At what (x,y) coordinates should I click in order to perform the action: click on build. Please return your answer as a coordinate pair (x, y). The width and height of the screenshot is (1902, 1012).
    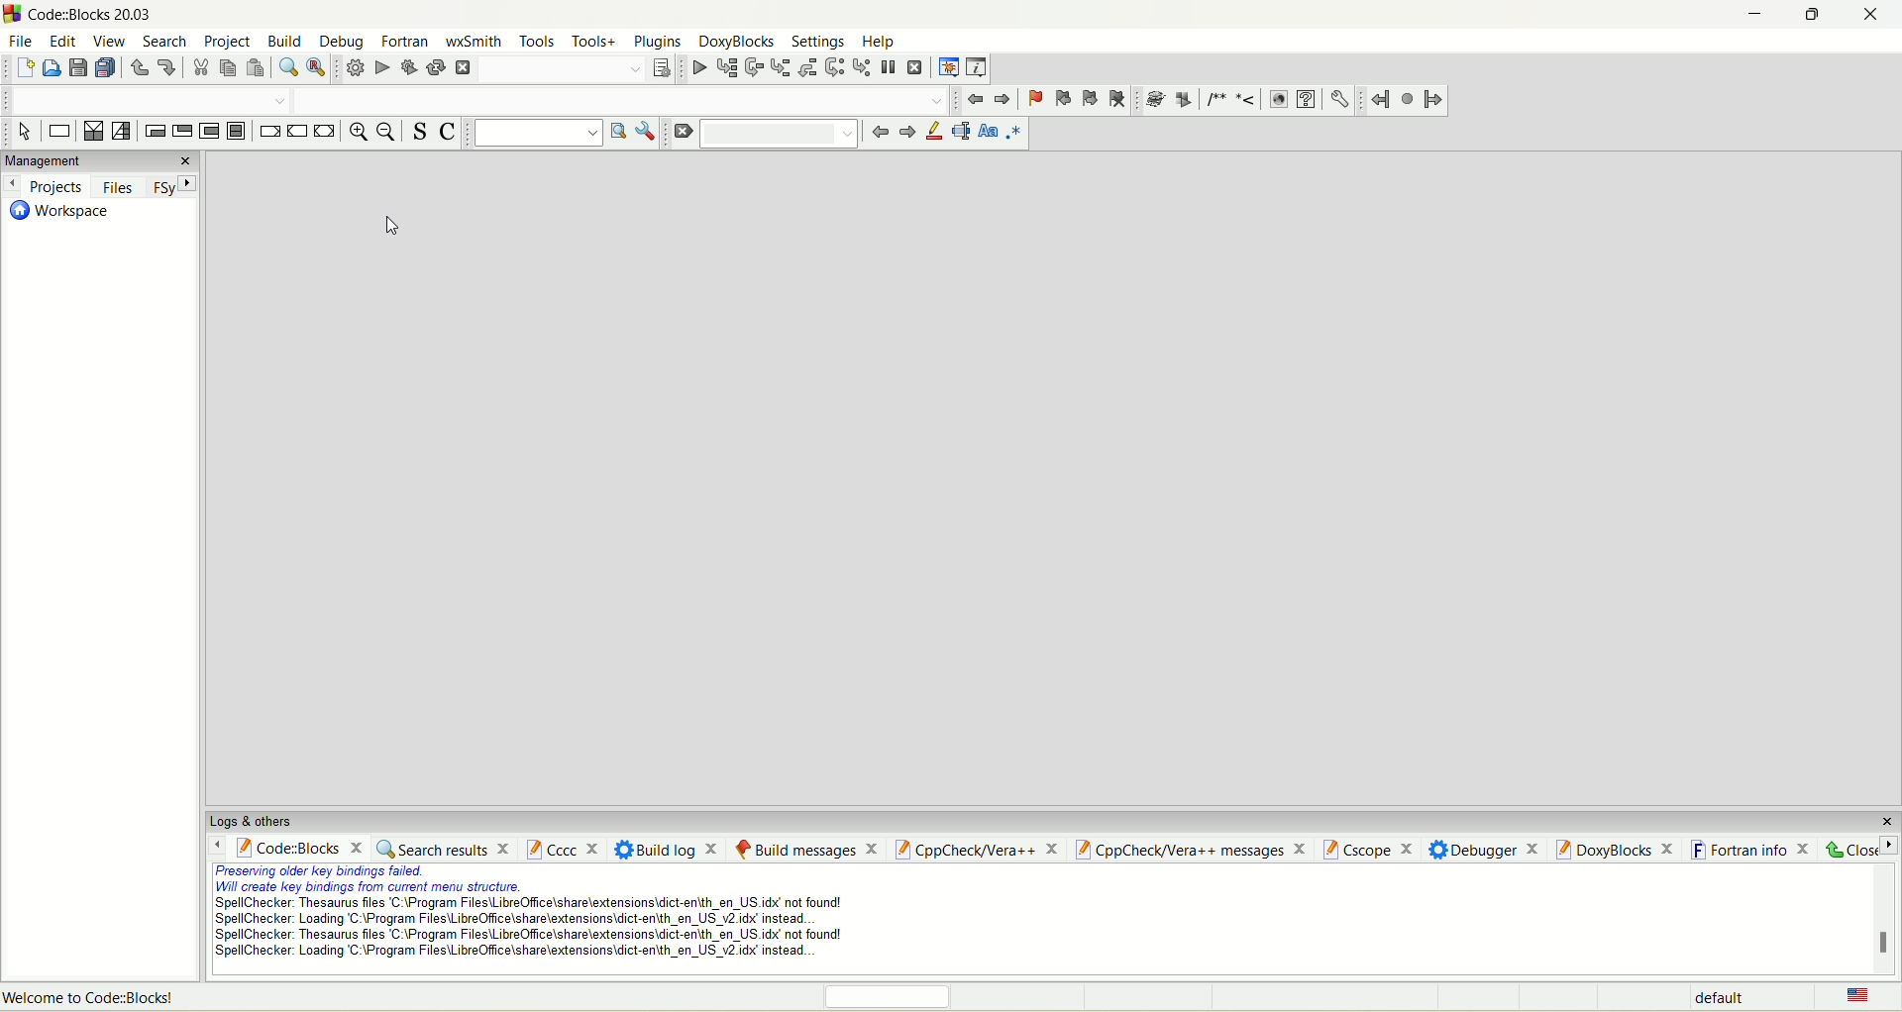
    Looking at the image, I should click on (284, 40).